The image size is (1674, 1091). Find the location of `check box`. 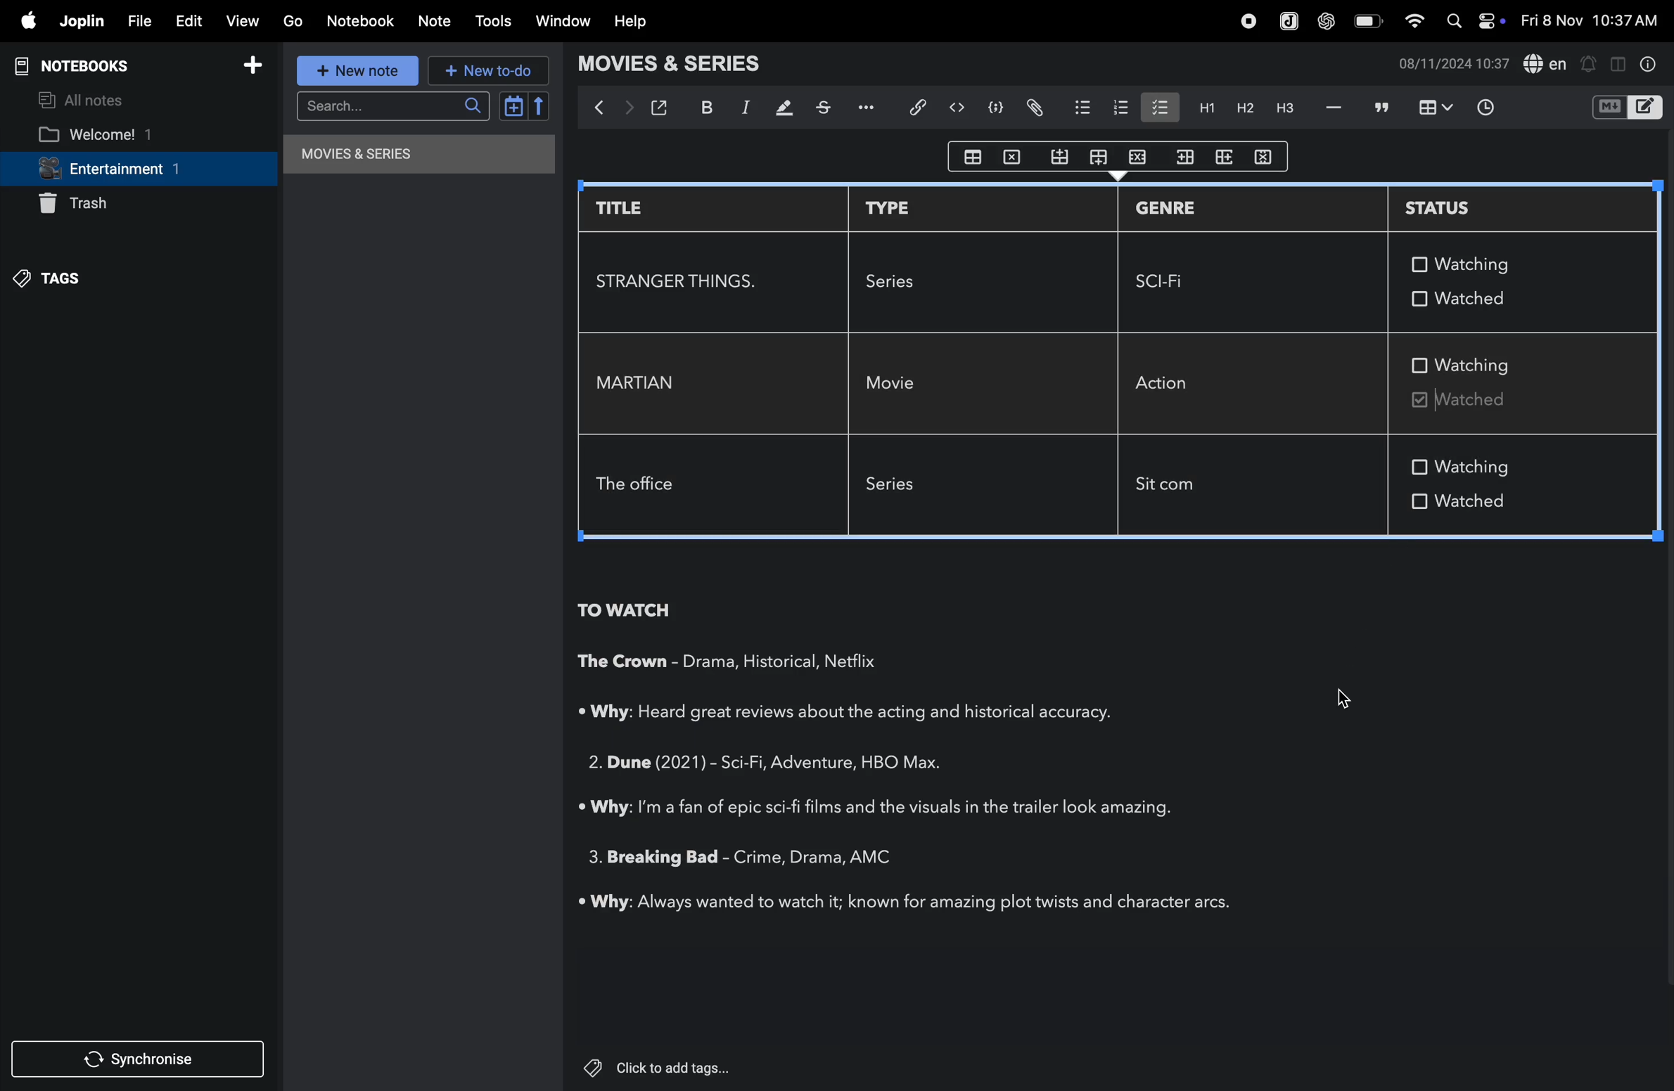

check box is located at coordinates (1416, 264).